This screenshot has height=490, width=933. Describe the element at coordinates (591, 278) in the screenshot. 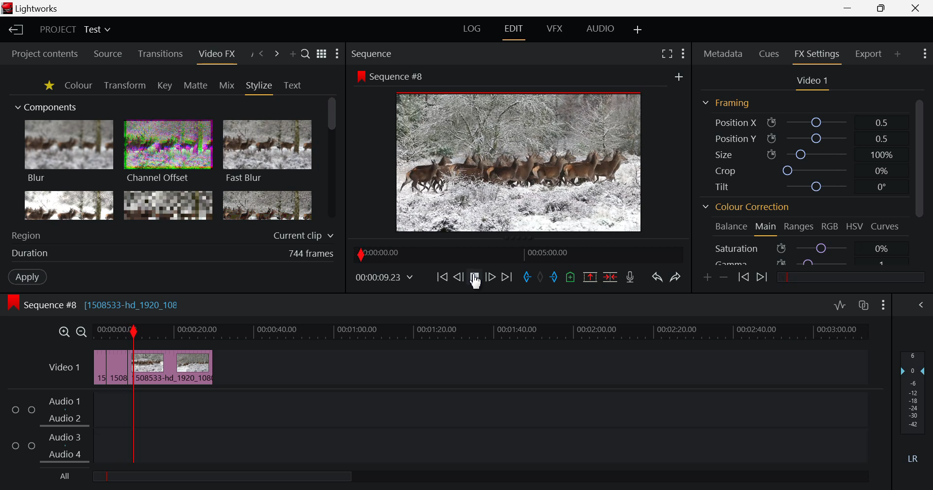

I see `Remove marked section` at that location.